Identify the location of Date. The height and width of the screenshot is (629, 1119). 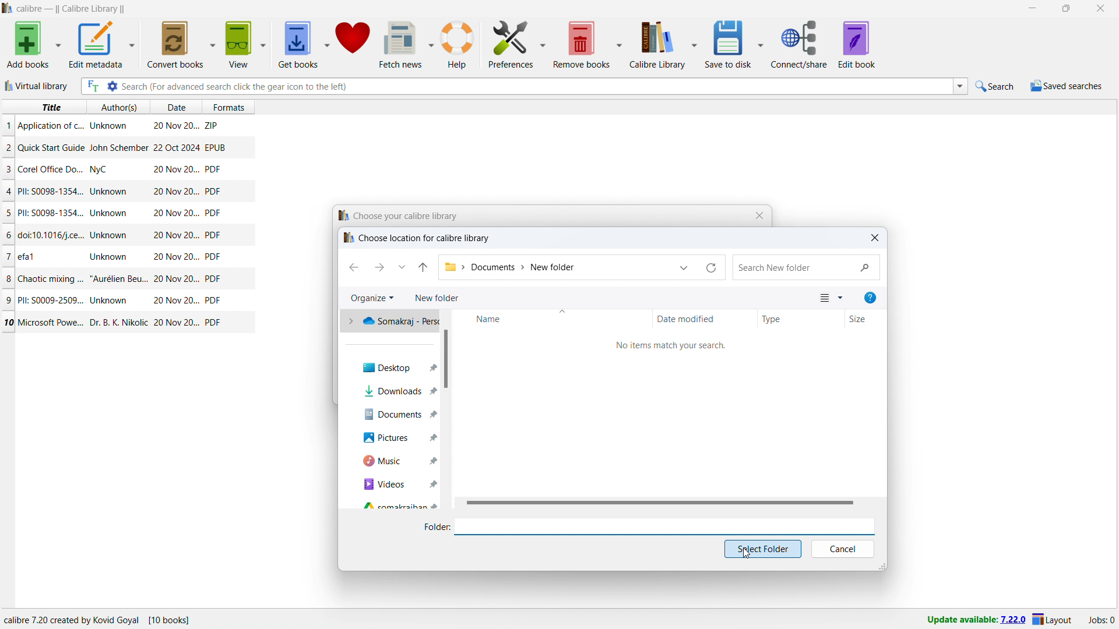
(176, 213).